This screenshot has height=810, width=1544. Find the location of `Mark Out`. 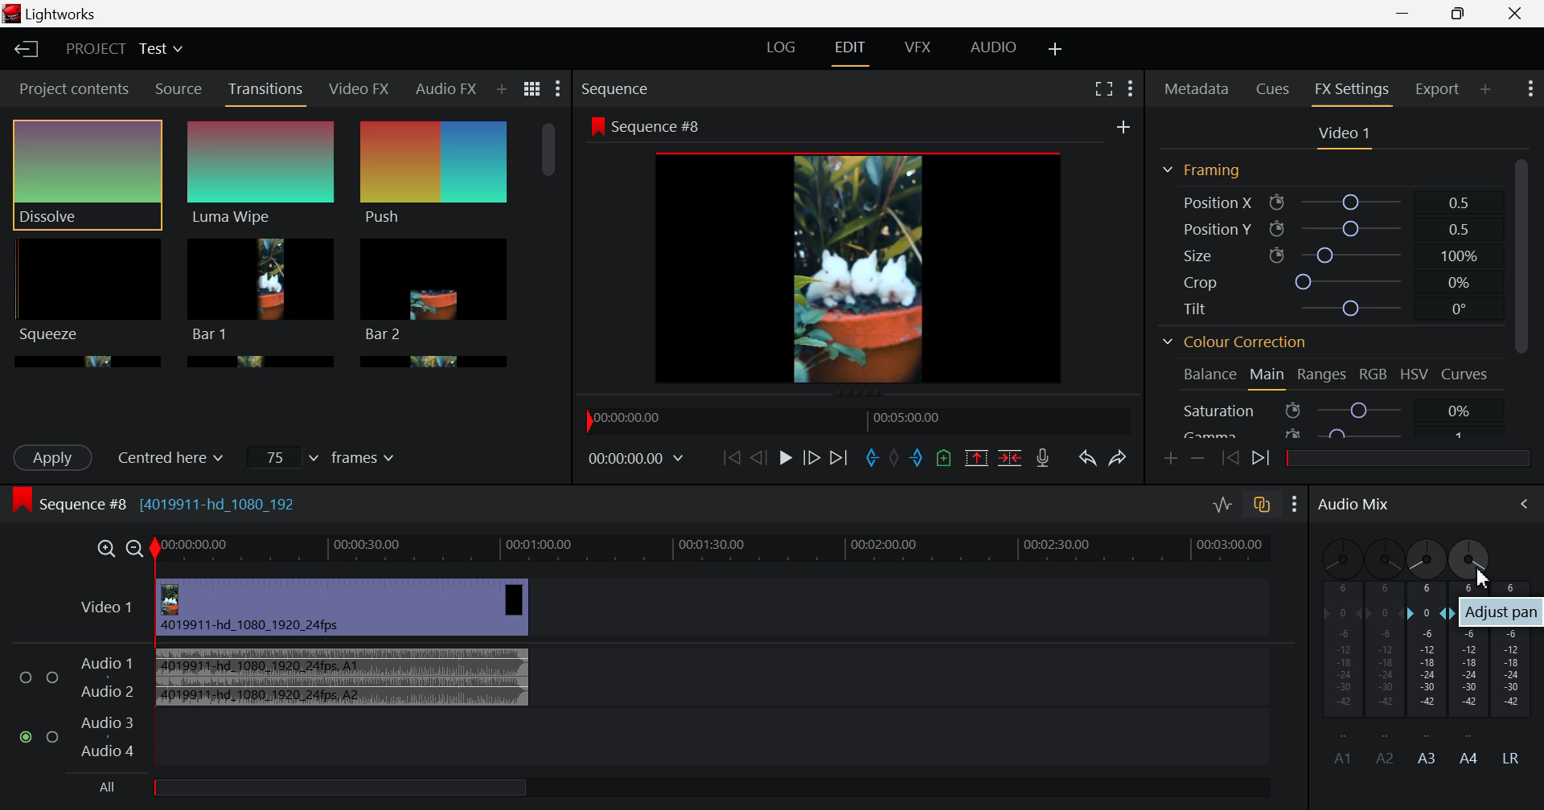

Mark Out is located at coordinates (917, 458).